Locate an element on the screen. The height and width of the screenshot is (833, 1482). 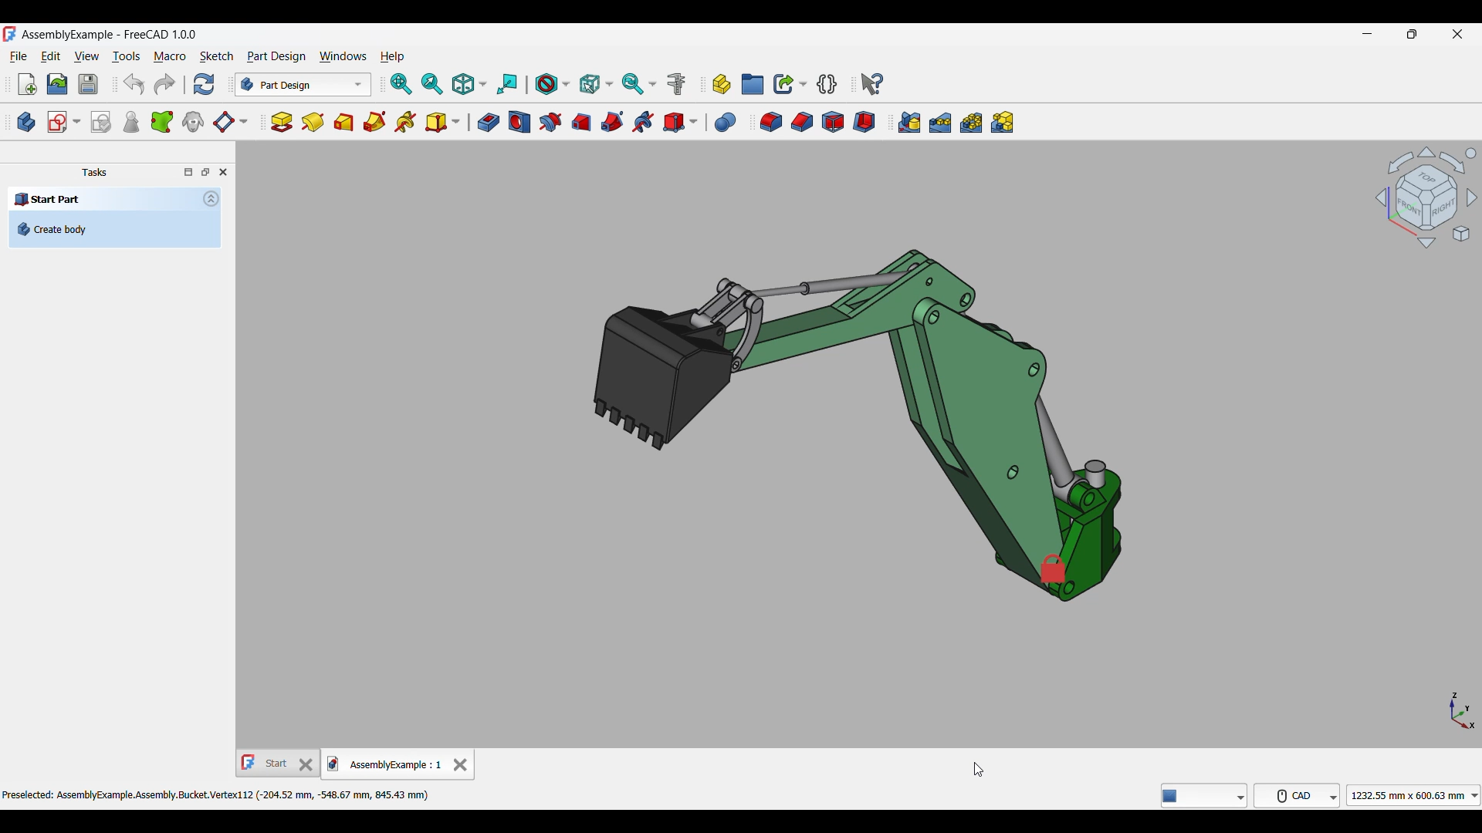
Align to selection is located at coordinates (507, 84).